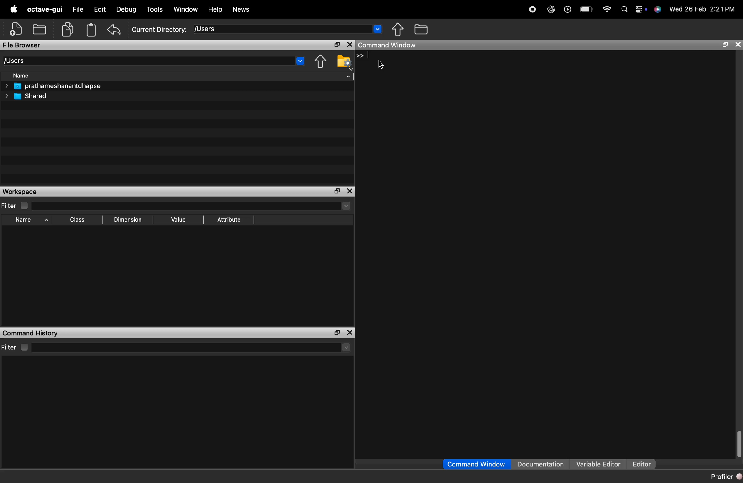 The height and width of the screenshot is (483, 743). I want to click on octave-gui, so click(43, 10).